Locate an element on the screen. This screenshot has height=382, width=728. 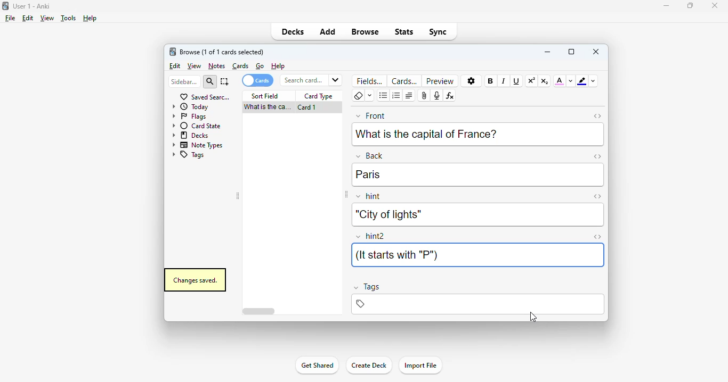
what is the capital of France? is located at coordinates (426, 133).